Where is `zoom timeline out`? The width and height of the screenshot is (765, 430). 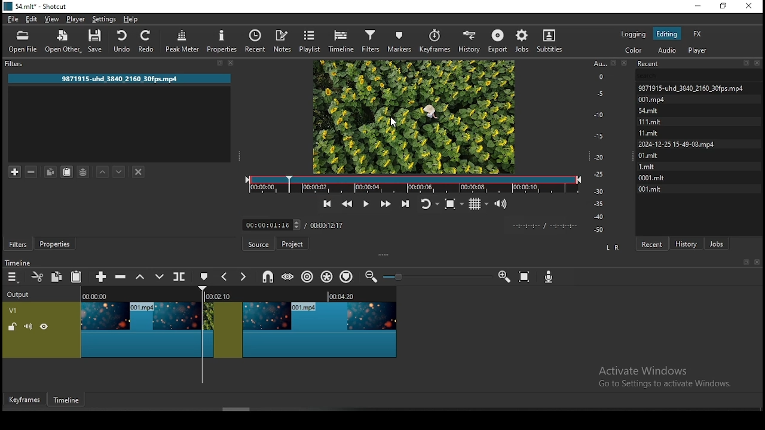 zoom timeline out is located at coordinates (503, 277).